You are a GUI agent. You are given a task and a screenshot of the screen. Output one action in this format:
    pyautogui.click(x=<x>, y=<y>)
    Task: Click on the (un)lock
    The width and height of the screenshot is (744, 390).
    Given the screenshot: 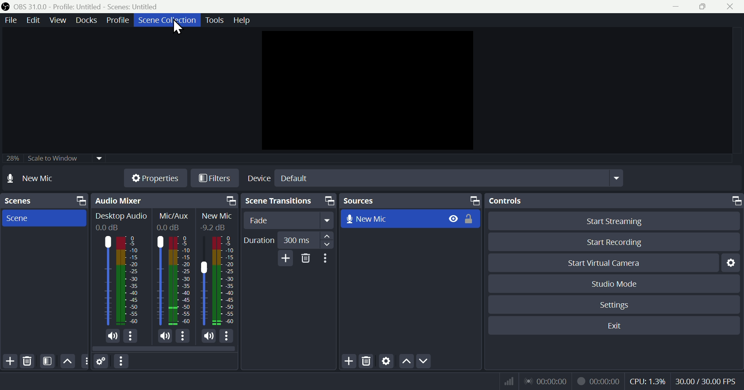 What is the action you would take?
    pyautogui.click(x=470, y=219)
    